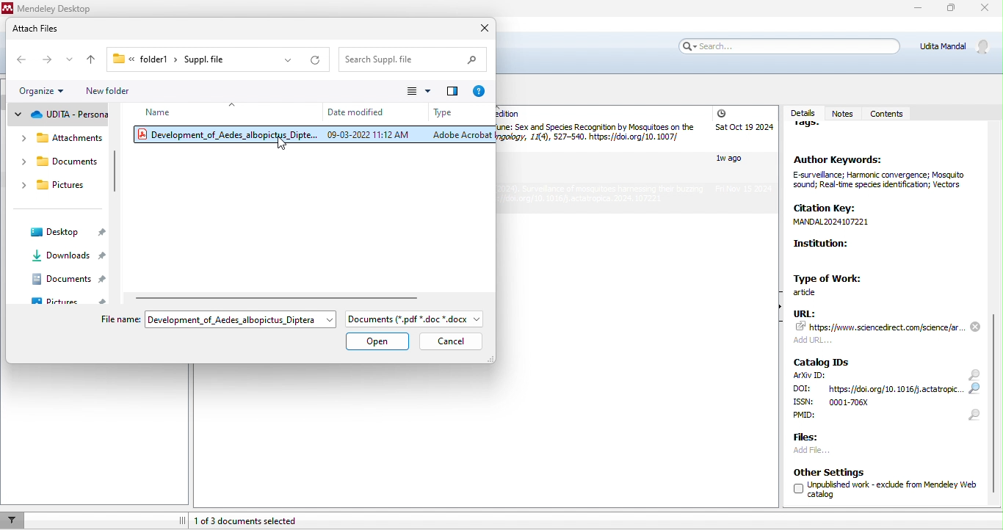 The image size is (1003, 530). Describe the element at coordinates (315, 61) in the screenshot. I see `refresh` at that location.